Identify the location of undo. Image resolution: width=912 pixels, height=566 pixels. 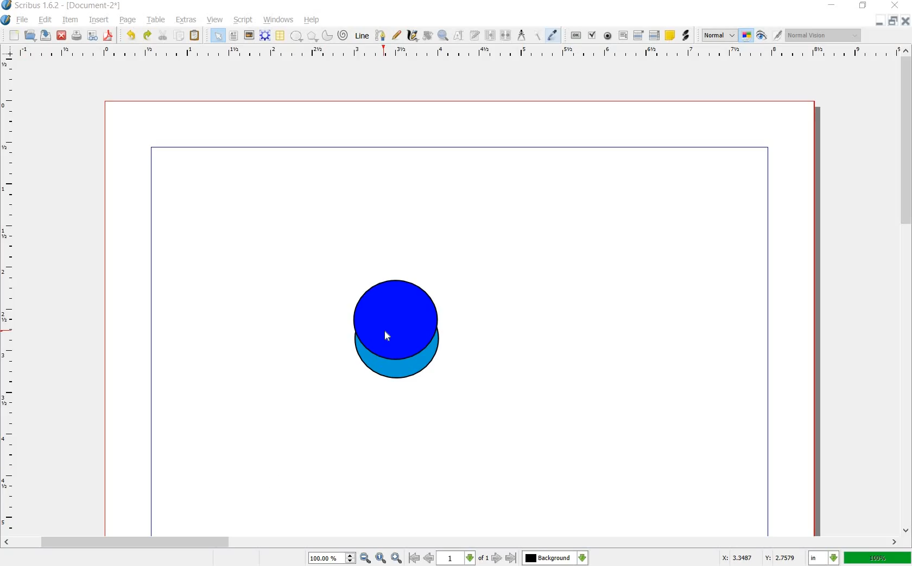
(132, 36).